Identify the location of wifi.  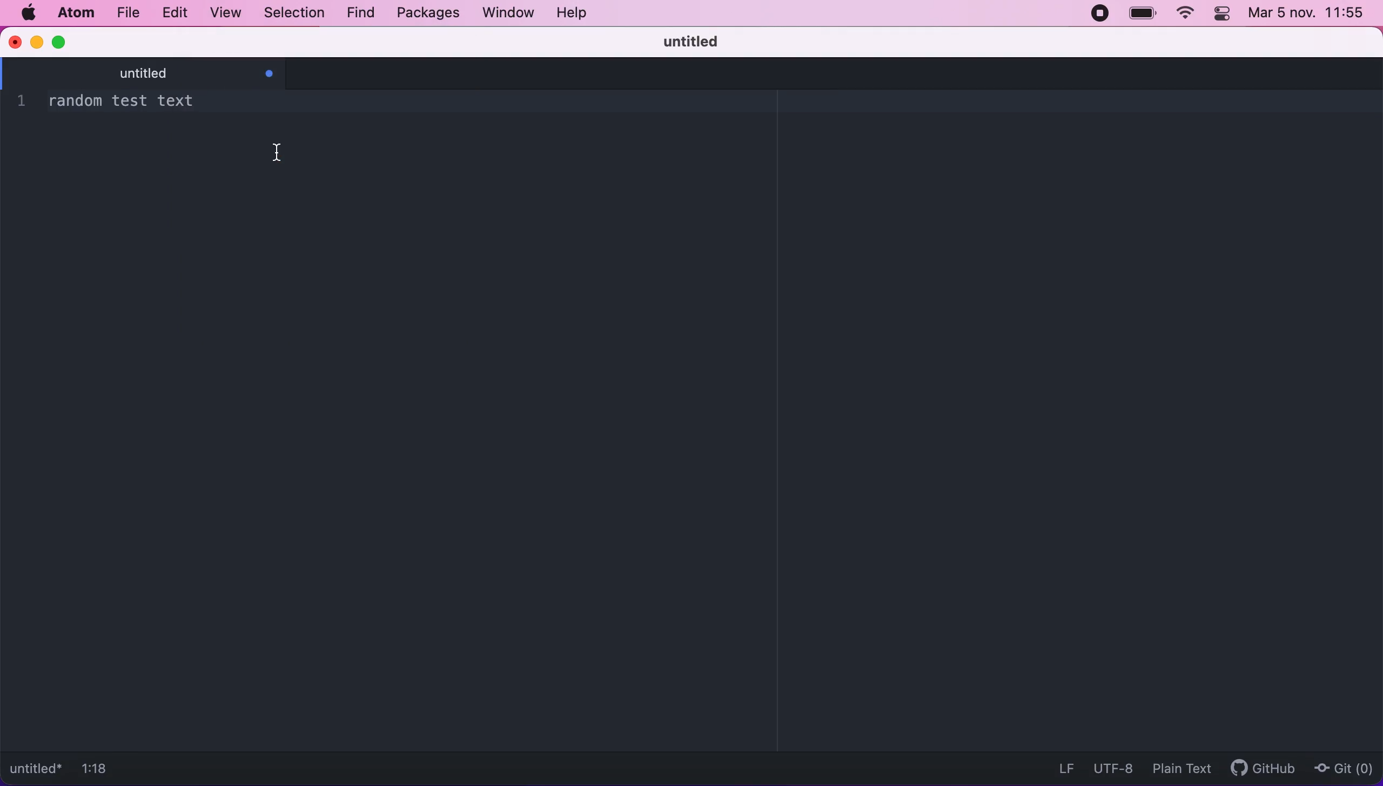
(1183, 13).